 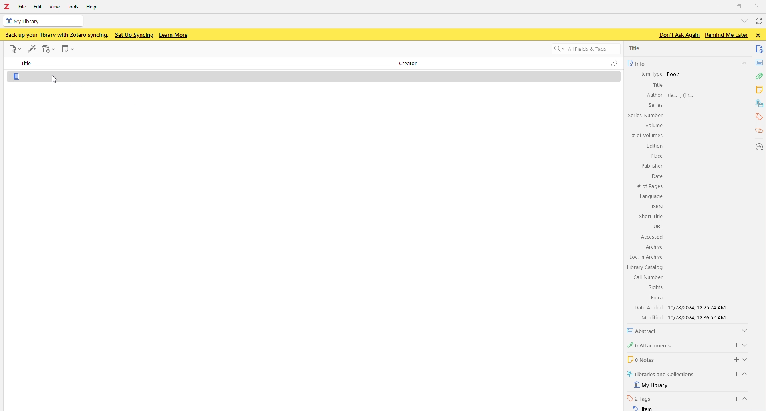 What do you see at coordinates (735, 399) in the screenshot?
I see `add` at bounding box center [735, 399].